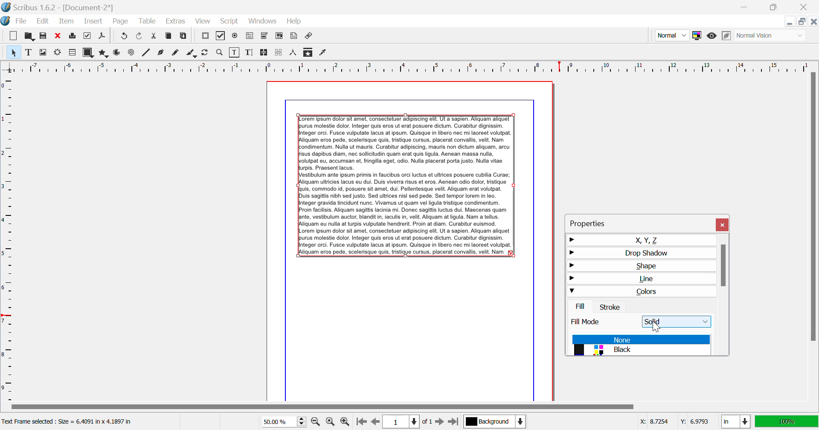  I want to click on Cut, so click(154, 37).